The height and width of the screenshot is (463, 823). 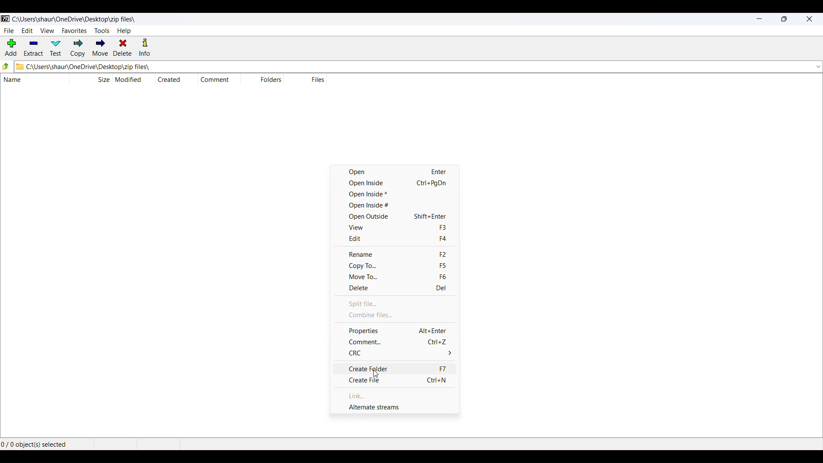 I want to click on CRC, so click(x=402, y=354).